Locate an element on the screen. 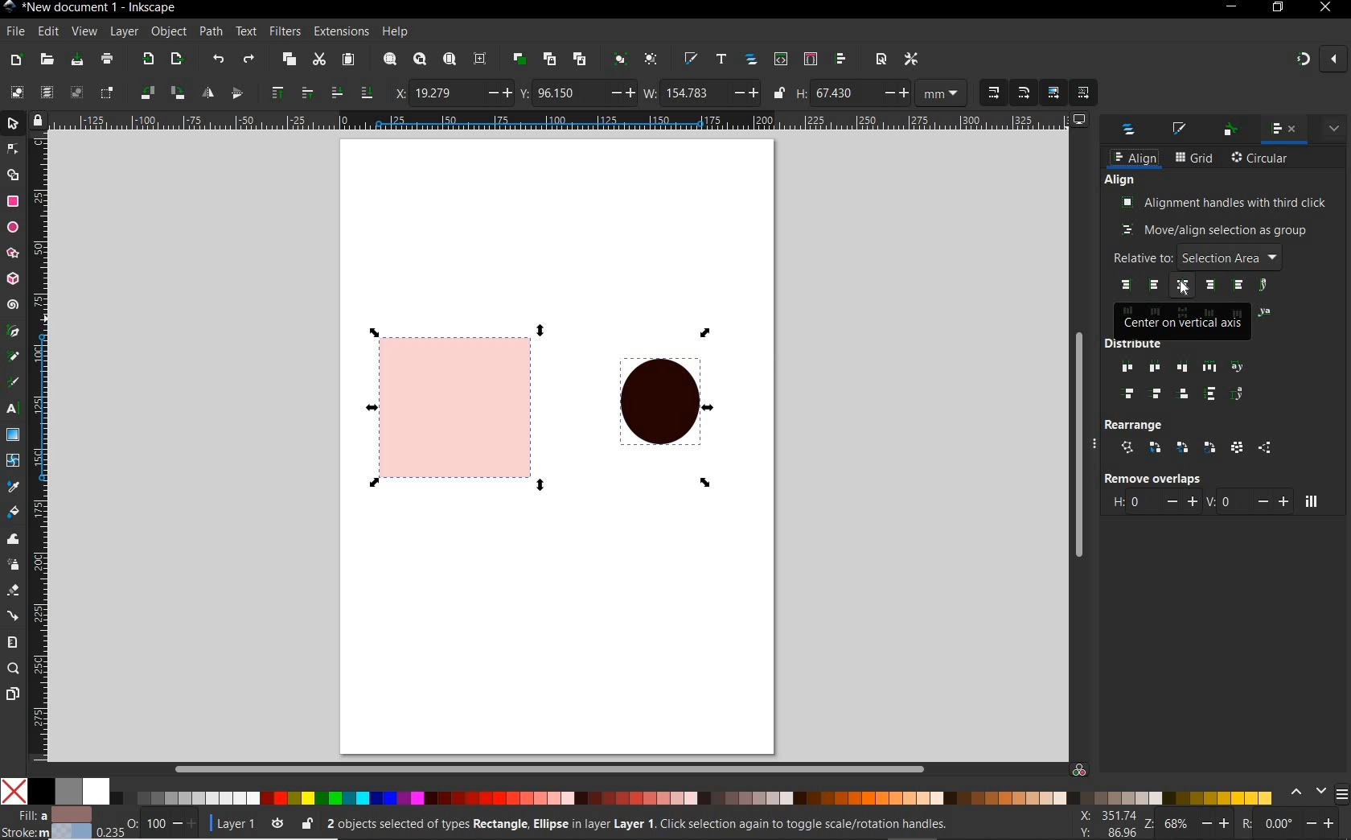 The width and height of the screenshot is (1351, 840). open xml editor is located at coordinates (781, 60).